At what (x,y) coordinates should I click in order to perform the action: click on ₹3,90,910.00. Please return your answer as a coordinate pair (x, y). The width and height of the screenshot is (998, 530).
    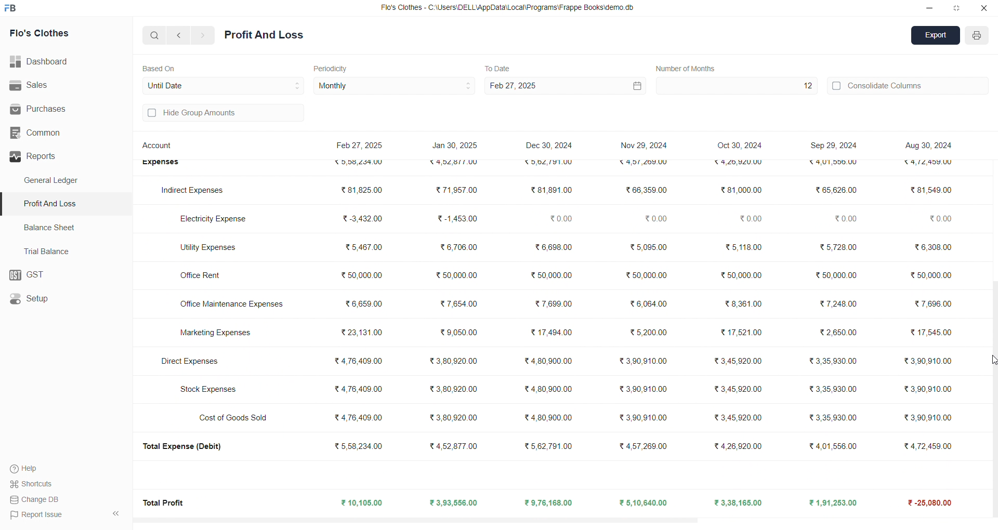
    Looking at the image, I should click on (927, 362).